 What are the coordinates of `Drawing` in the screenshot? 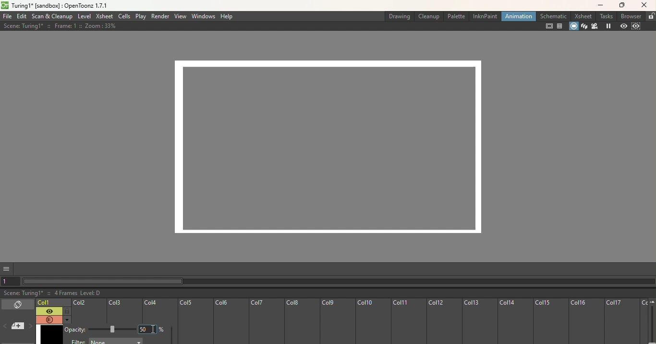 It's located at (398, 15).